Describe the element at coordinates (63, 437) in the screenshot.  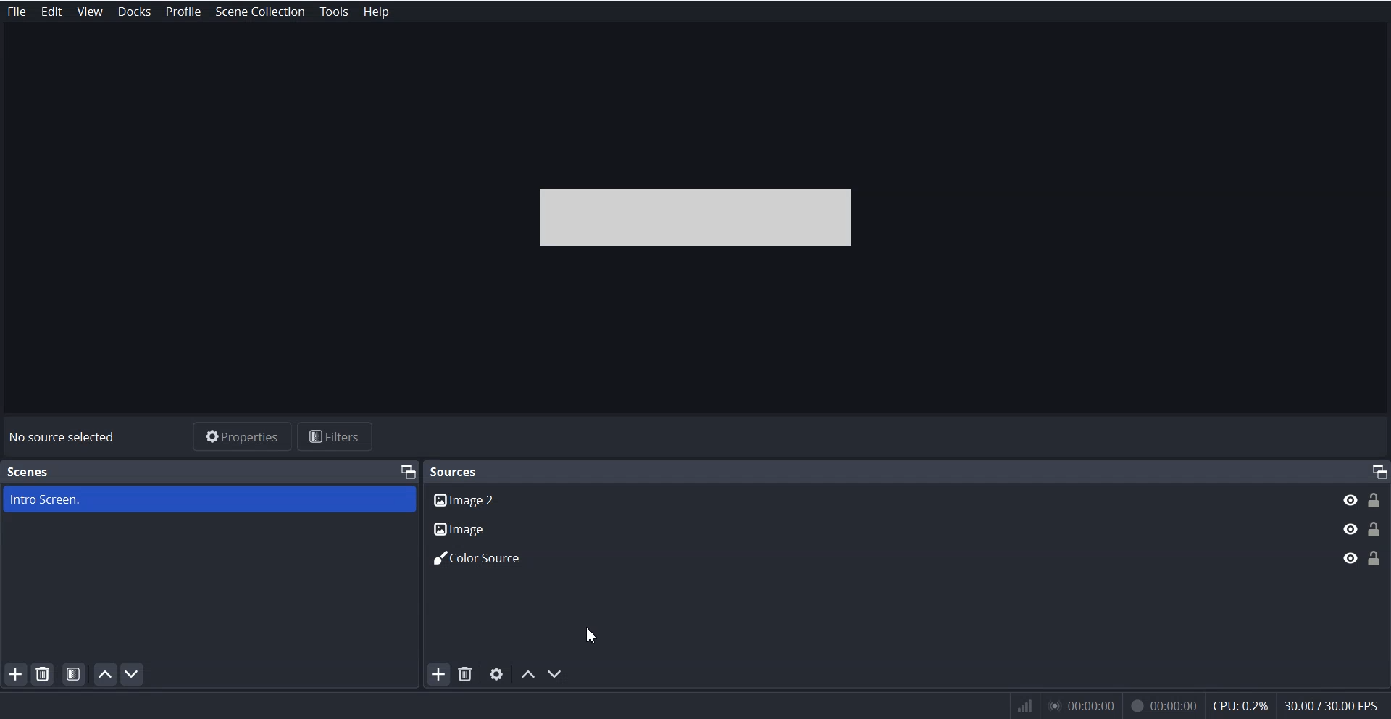
I see `No source selected` at that location.